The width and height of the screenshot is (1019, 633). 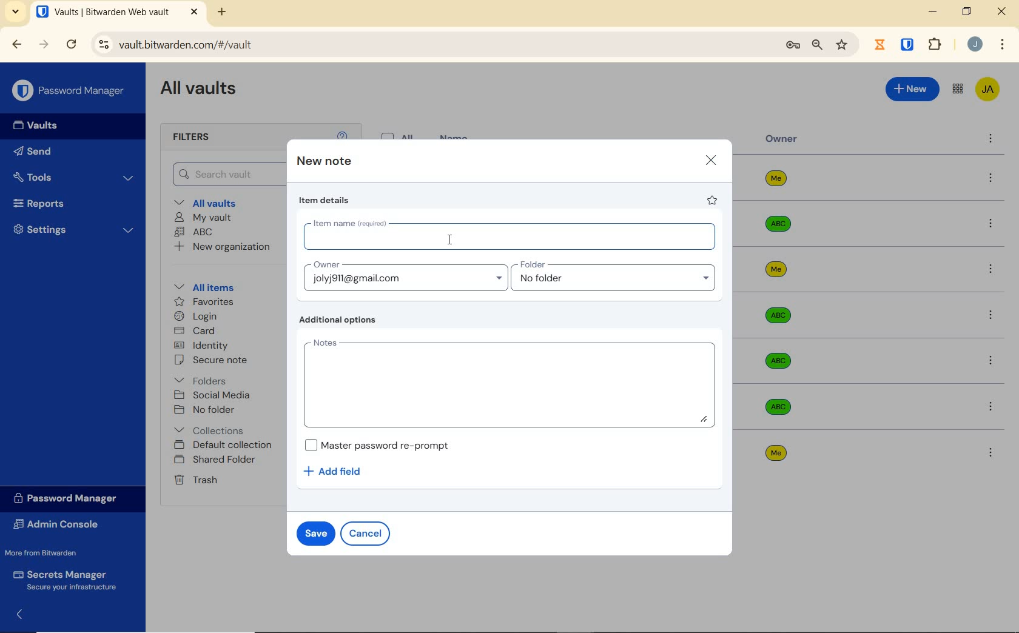 I want to click on more options, so click(x=992, y=406).